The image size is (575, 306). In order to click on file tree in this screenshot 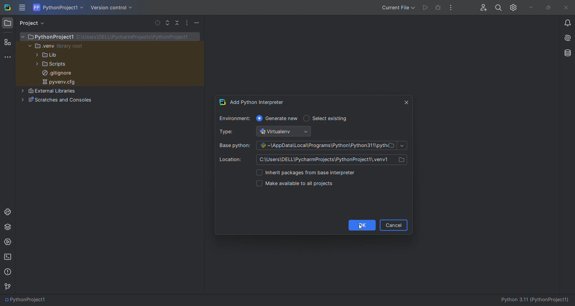, I will do `click(110, 70)`.